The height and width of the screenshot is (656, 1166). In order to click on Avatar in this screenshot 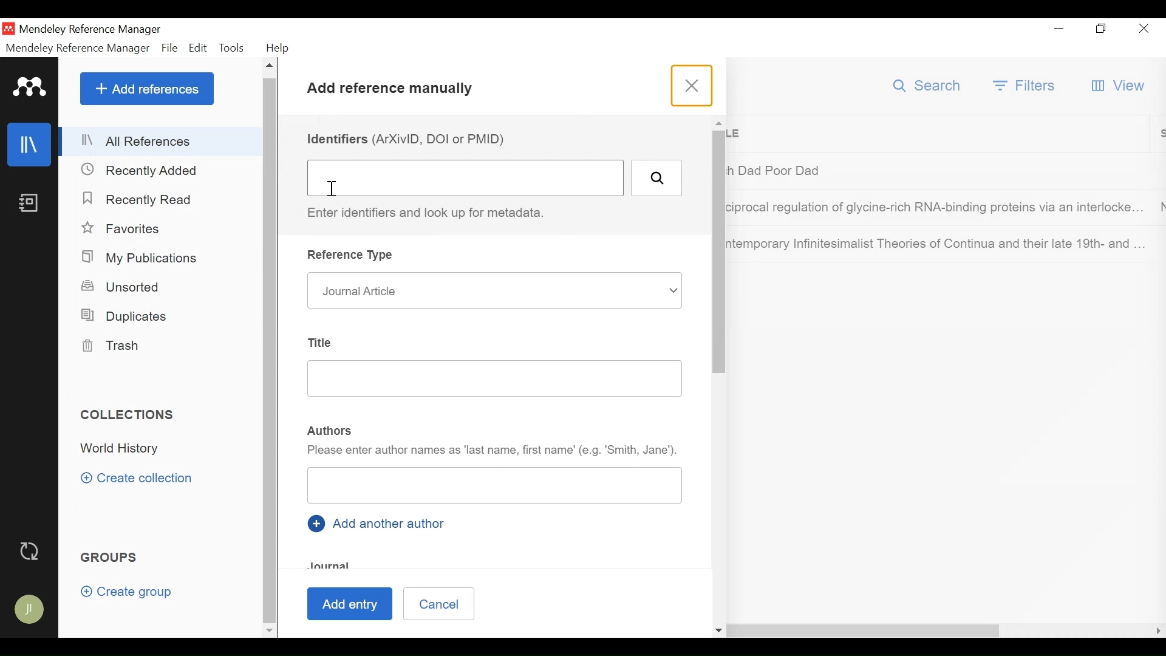, I will do `click(29, 609)`.